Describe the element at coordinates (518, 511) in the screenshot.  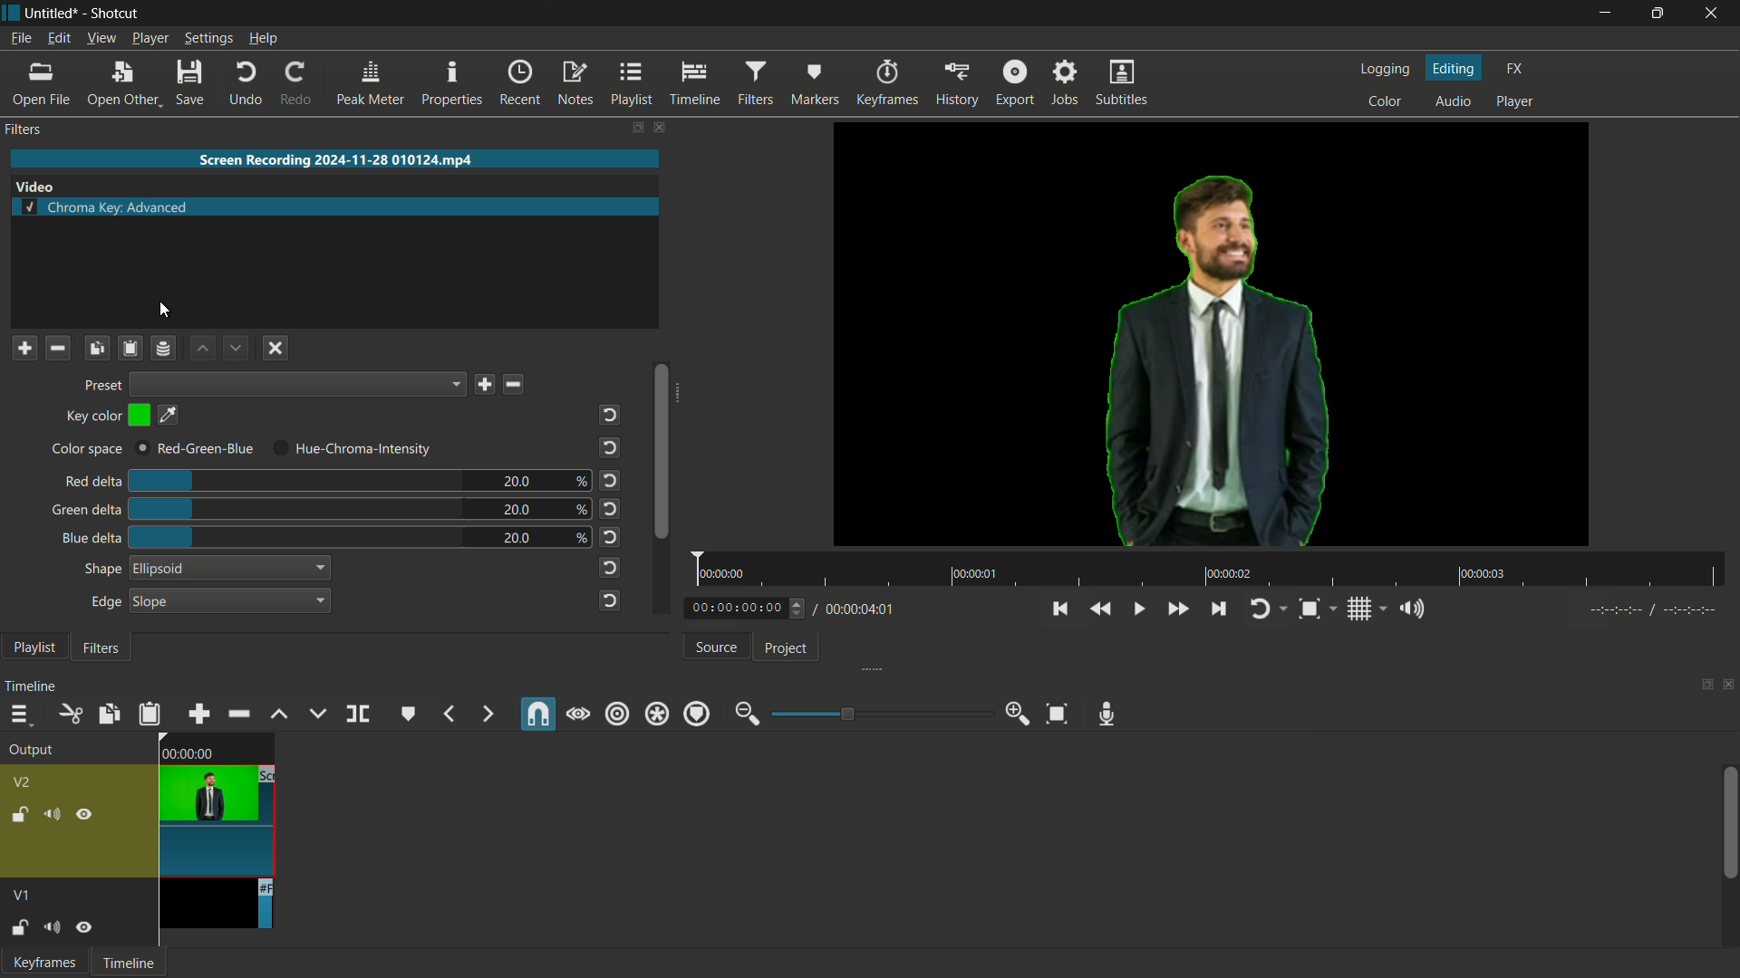
I see `20.0` at that location.